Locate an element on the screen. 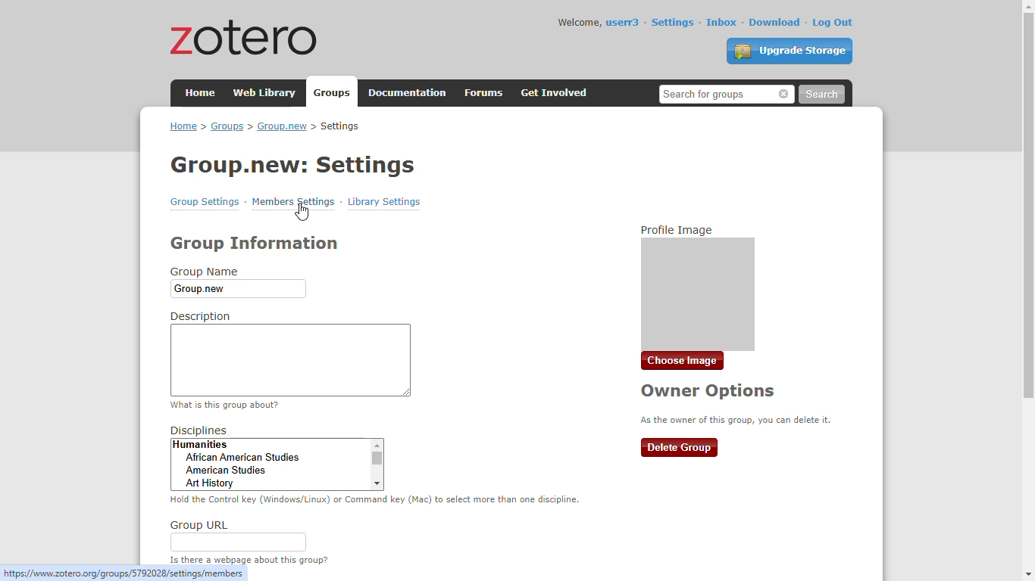 The width and height of the screenshot is (1035, 581). group.new: settings is located at coordinates (294, 165).